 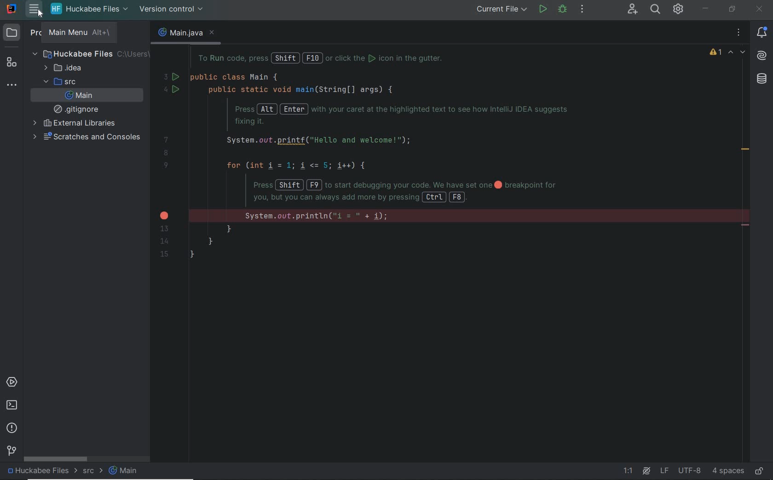 I want to click on go to line, so click(x=629, y=471).